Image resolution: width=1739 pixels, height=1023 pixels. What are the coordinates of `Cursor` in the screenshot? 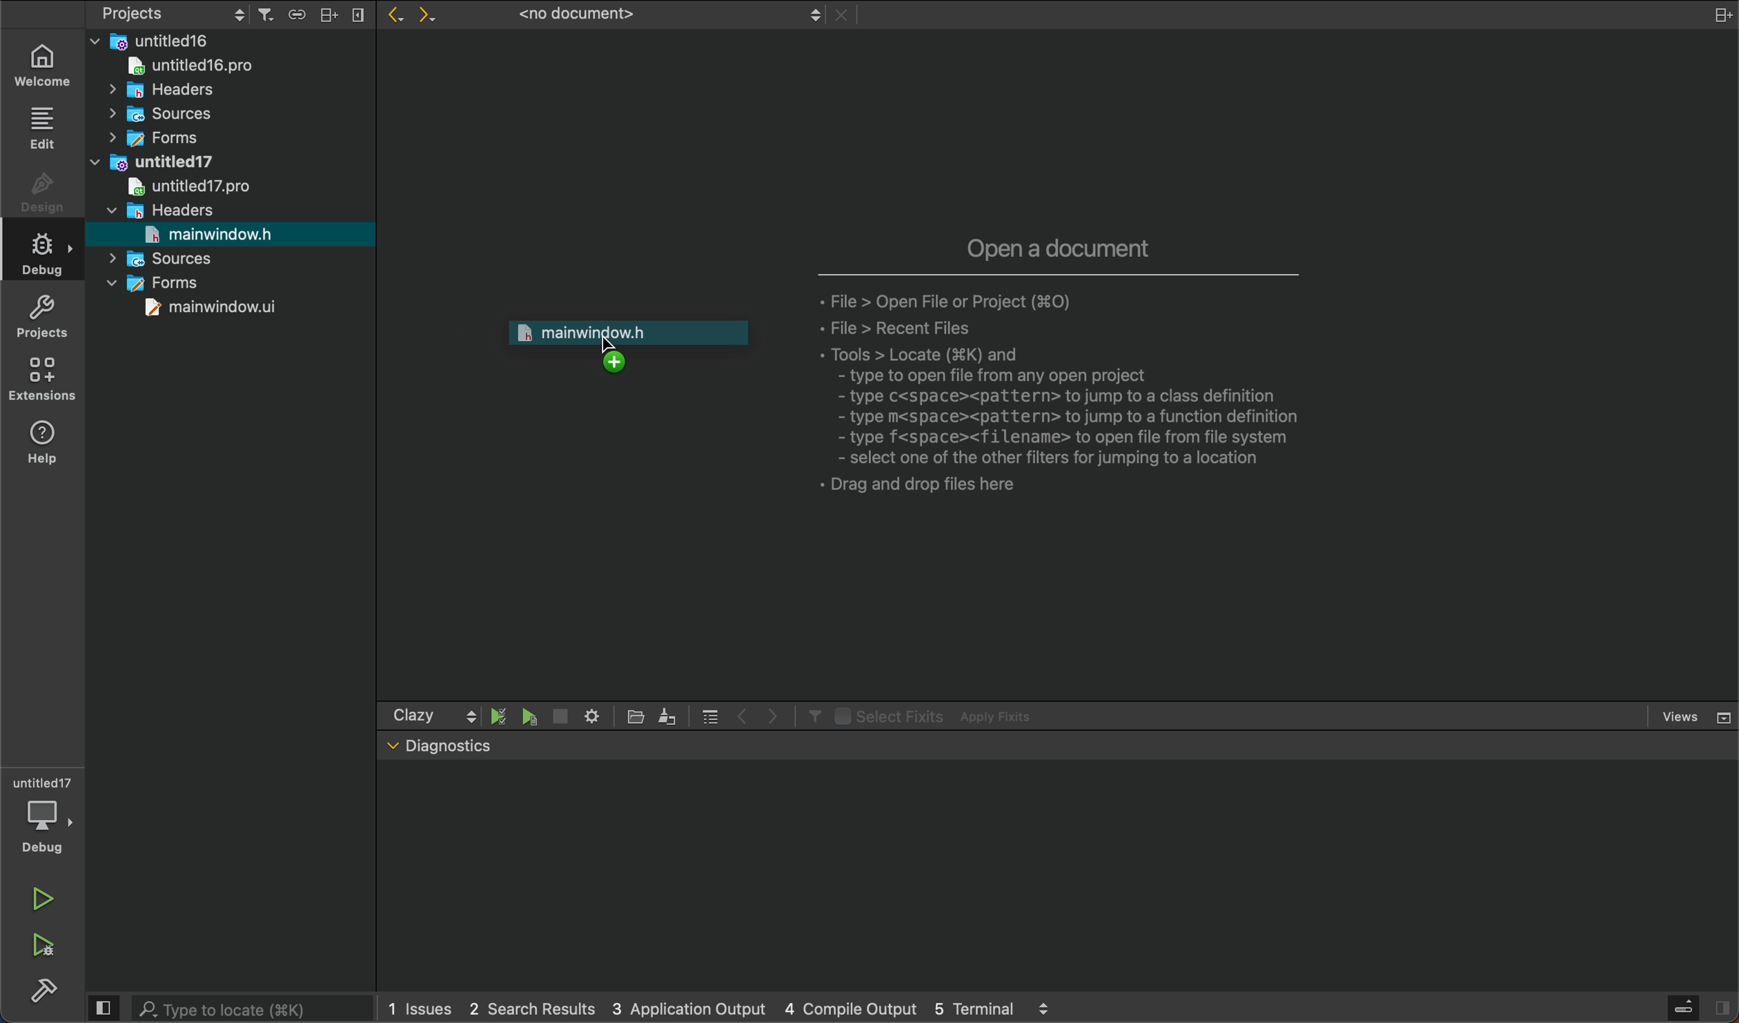 It's located at (610, 346).